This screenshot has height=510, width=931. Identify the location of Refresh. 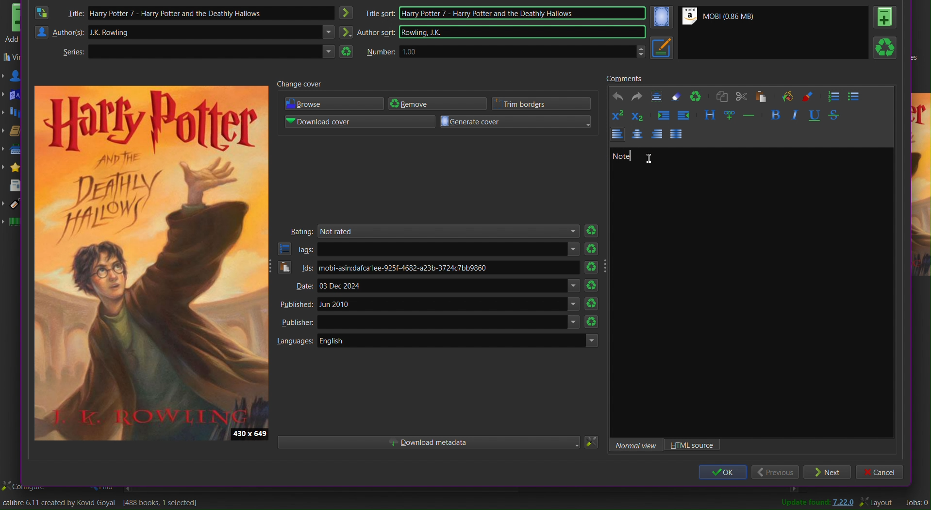
(696, 95).